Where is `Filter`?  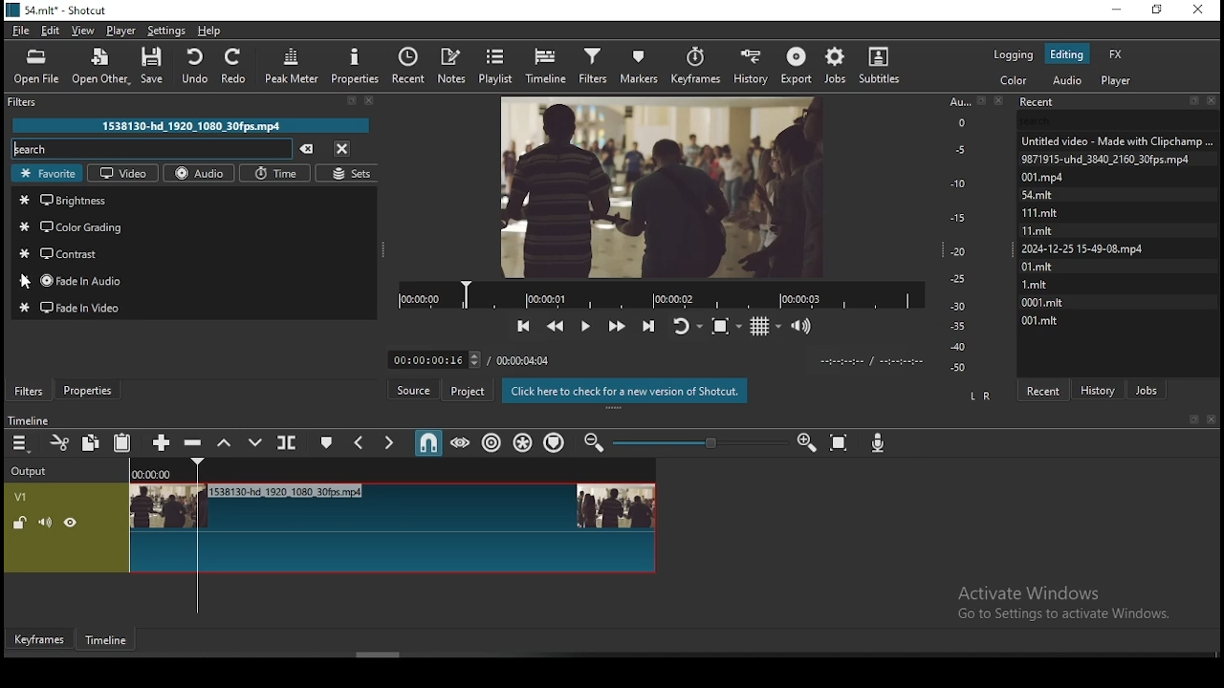 Filter is located at coordinates (193, 104).